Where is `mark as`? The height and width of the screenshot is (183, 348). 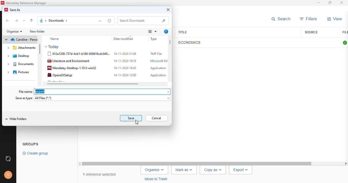 mark as is located at coordinates (184, 170).